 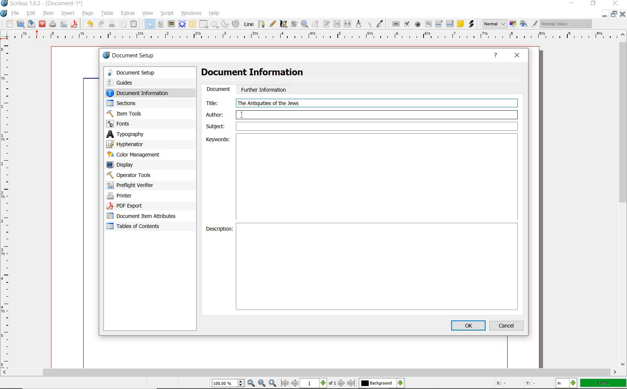 What do you see at coordinates (468, 325) in the screenshot?
I see `ok` at bounding box center [468, 325].